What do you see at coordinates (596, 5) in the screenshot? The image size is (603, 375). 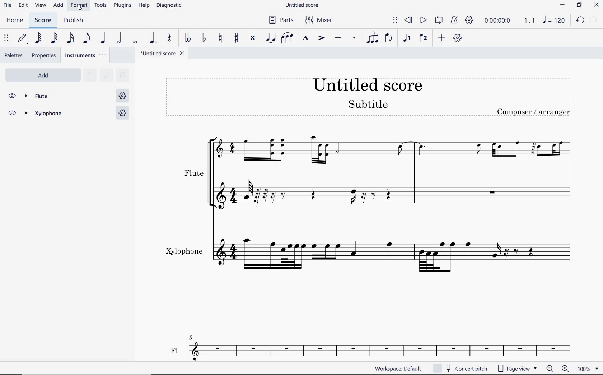 I see `CLOSE` at bounding box center [596, 5].